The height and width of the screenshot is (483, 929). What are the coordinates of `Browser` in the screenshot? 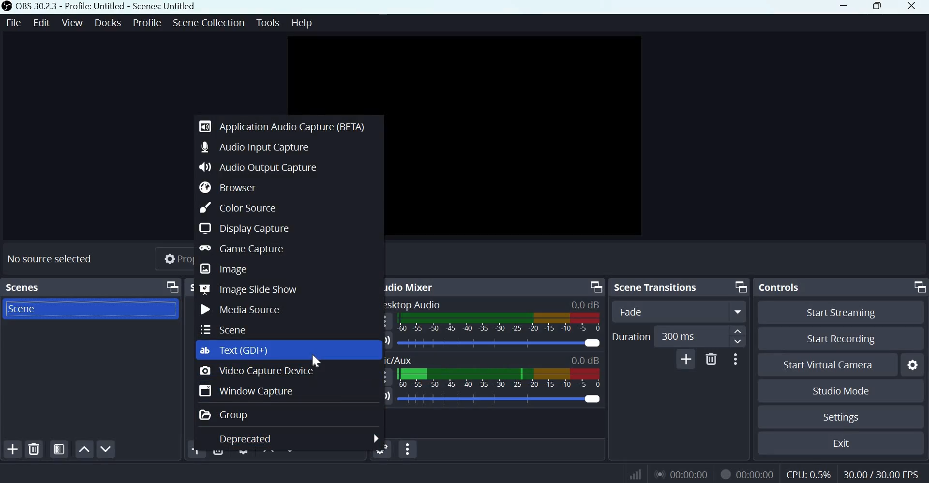 It's located at (234, 187).